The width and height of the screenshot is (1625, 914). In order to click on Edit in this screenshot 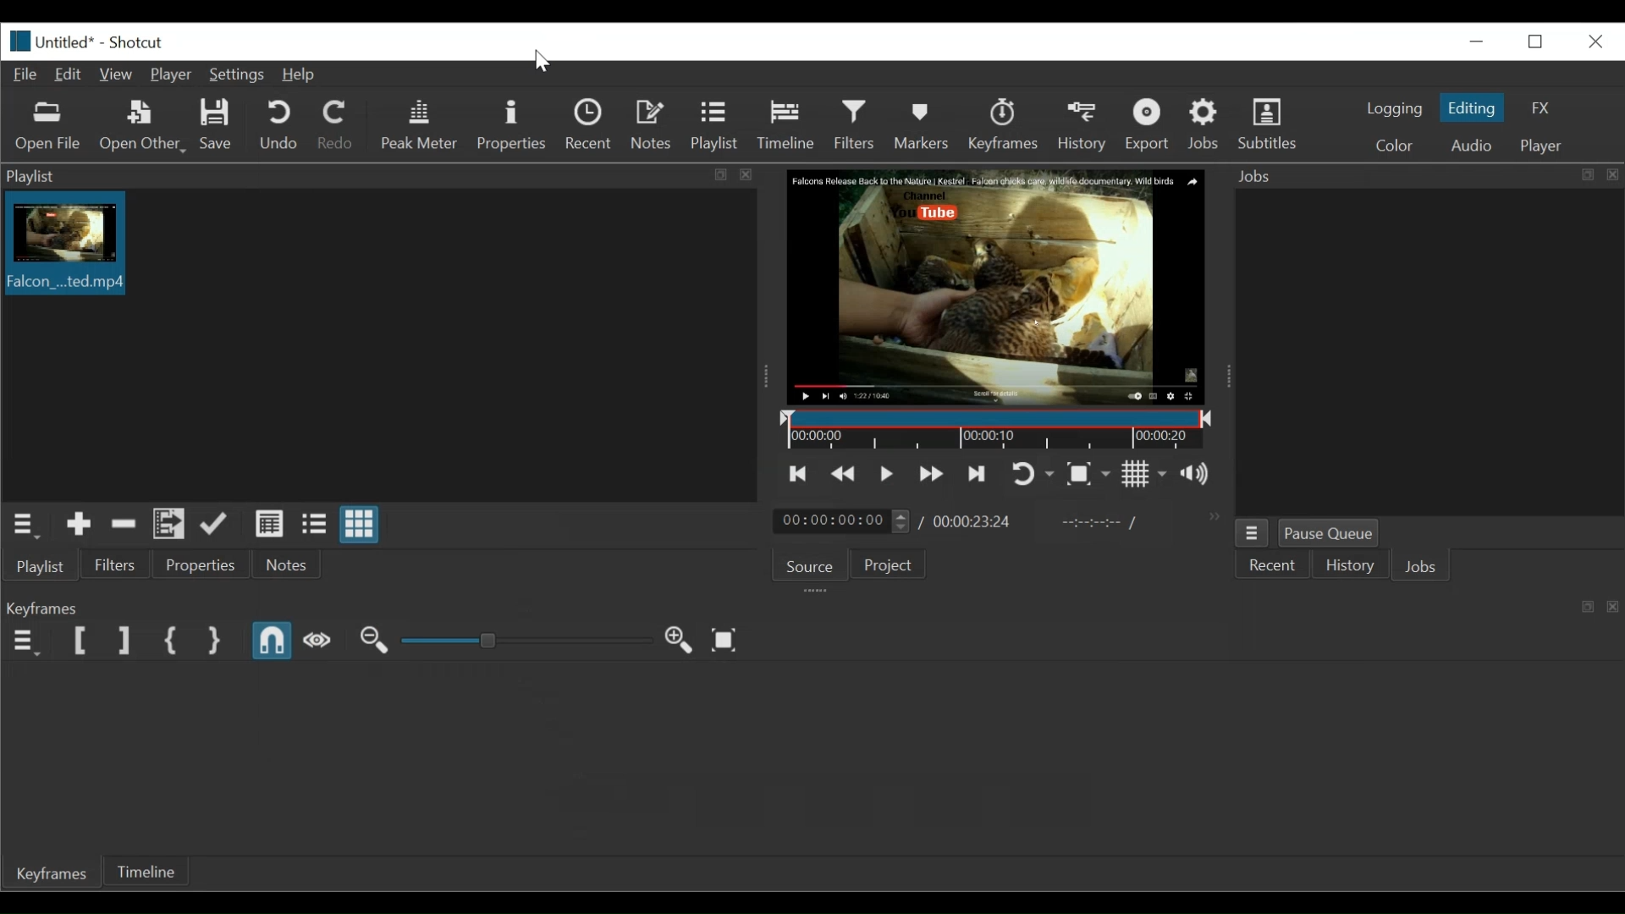, I will do `click(69, 77)`.